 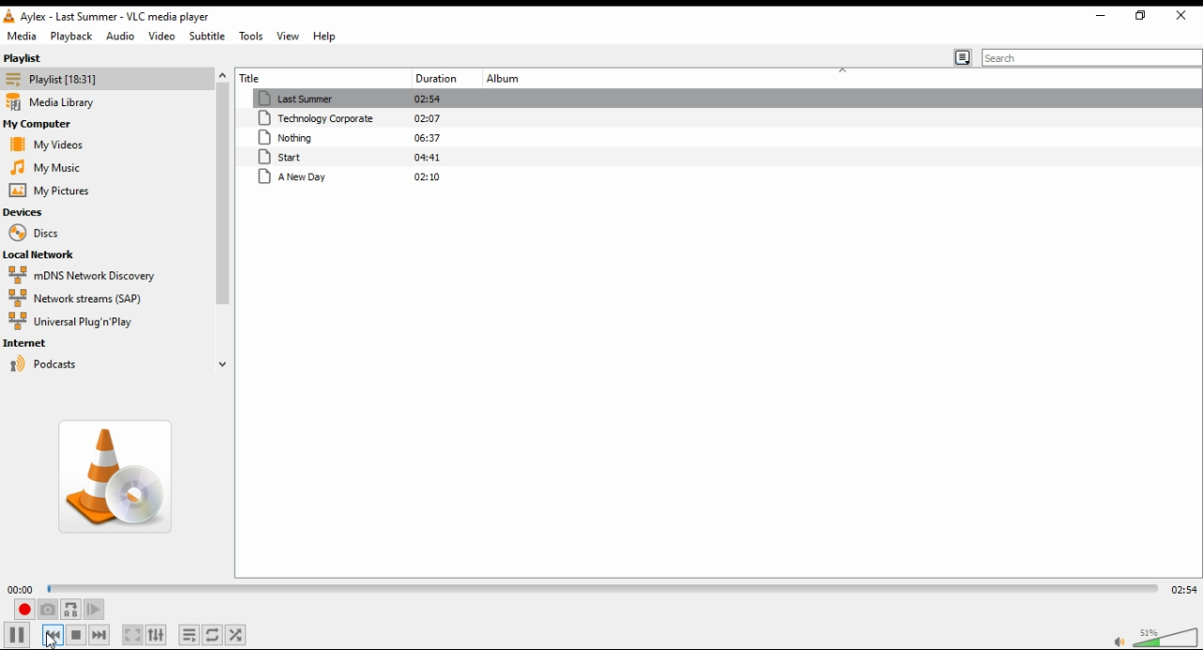 I want to click on previous media in the playlist, skip backward when held., so click(x=53, y=634).